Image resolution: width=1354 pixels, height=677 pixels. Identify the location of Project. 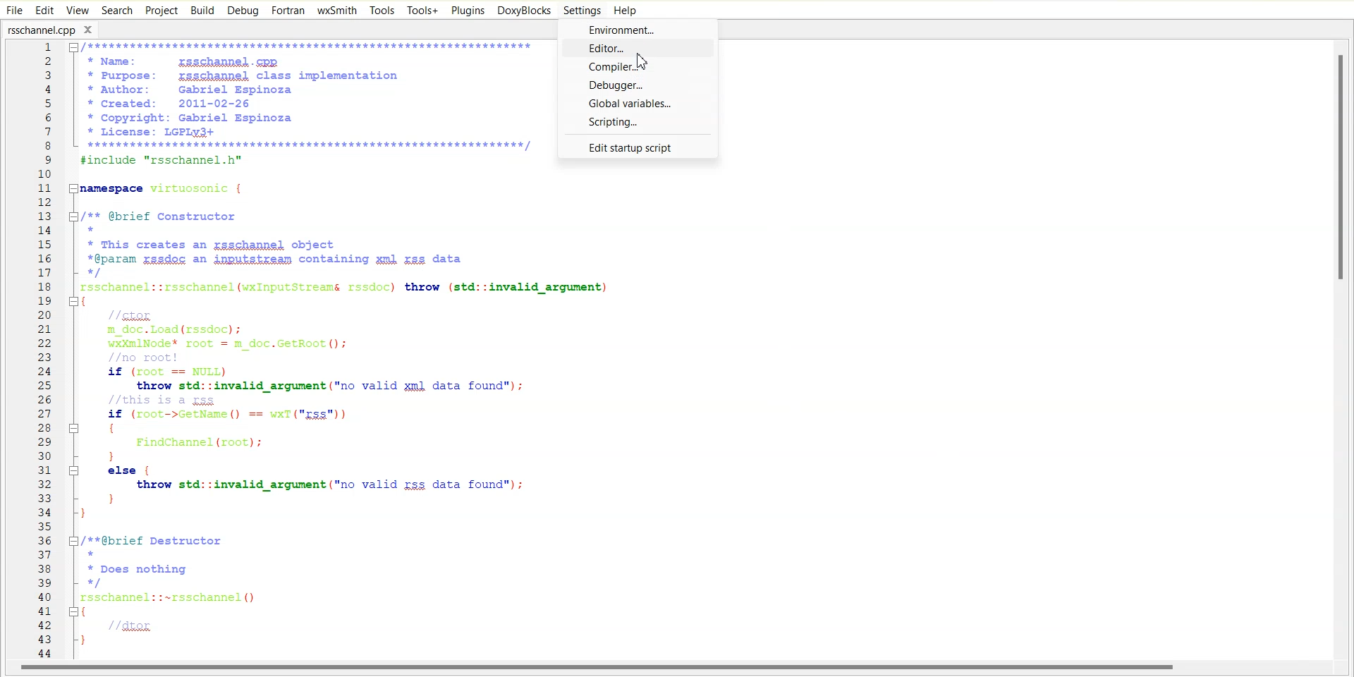
(161, 10).